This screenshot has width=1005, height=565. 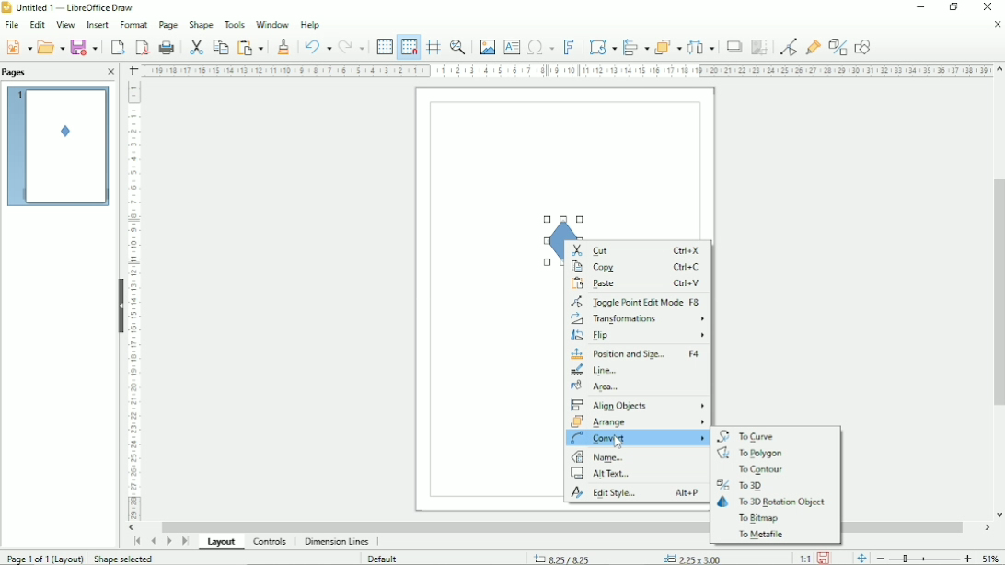 What do you see at coordinates (116, 46) in the screenshot?
I see `Export` at bounding box center [116, 46].